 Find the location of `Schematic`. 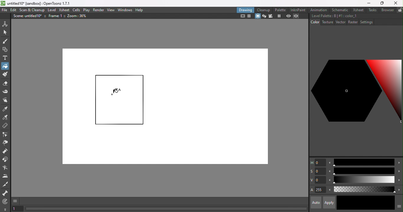

Schematic is located at coordinates (340, 10).